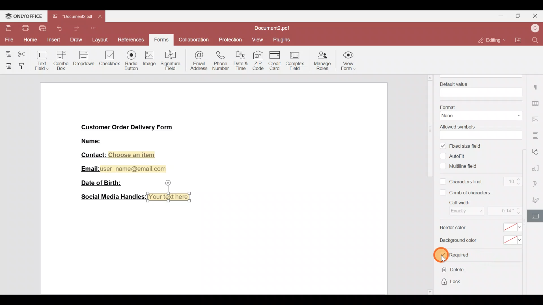 This screenshot has height=305, width=543. What do you see at coordinates (61, 28) in the screenshot?
I see `Undo` at bounding box center [61, 28].